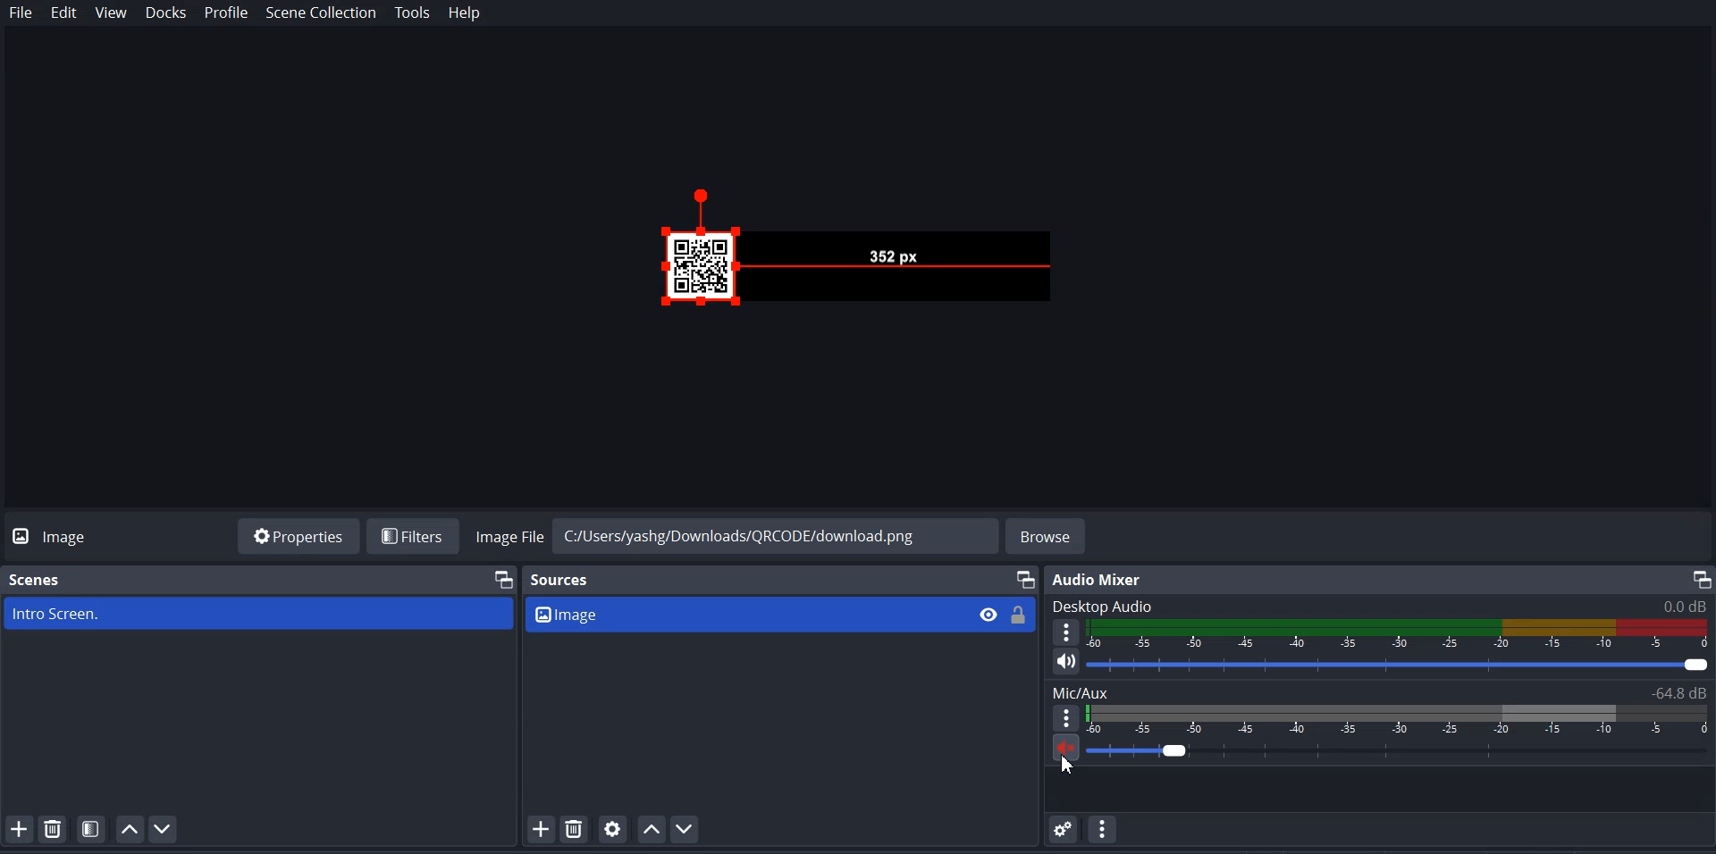 This screenshot has width=1716, height=854. I want to click on Text, so click(1381, 692).